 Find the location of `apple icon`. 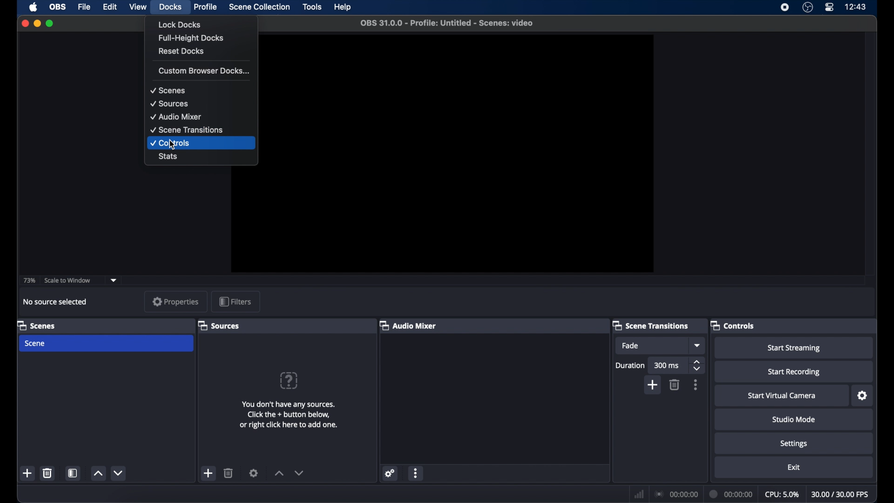

apple icon is located at coordinates (33, 7).